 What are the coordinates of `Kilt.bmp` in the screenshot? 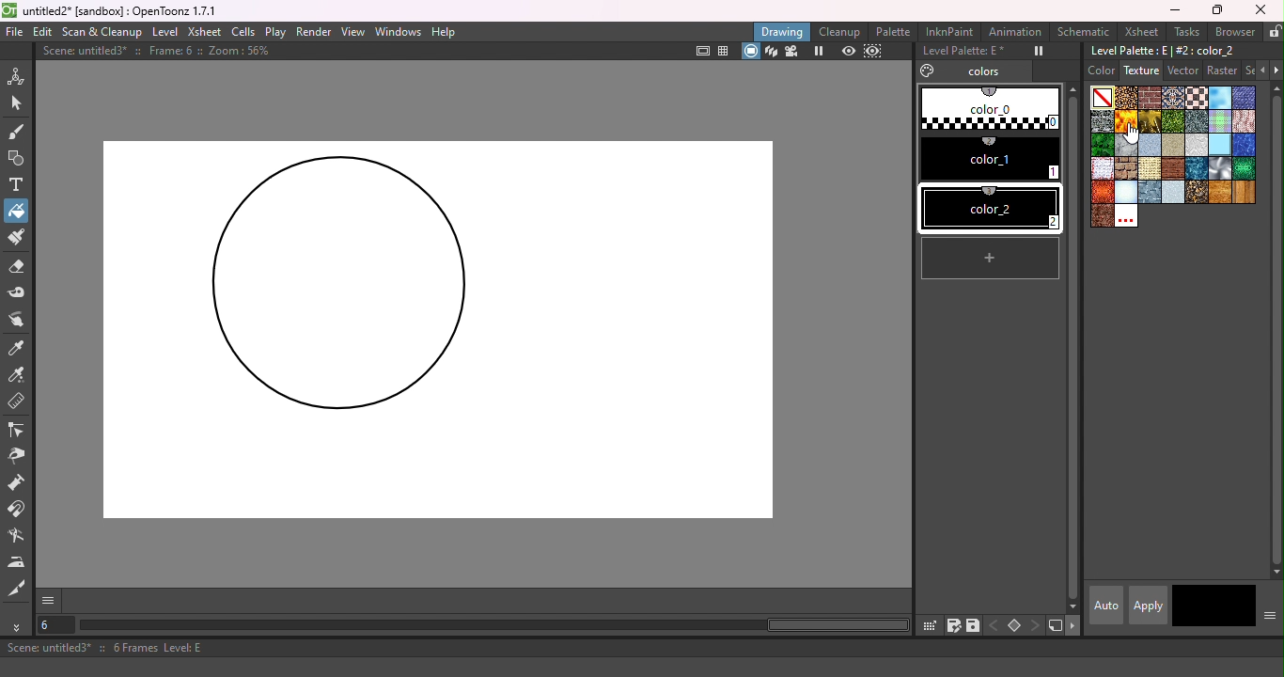 It's located at (1219, 121).